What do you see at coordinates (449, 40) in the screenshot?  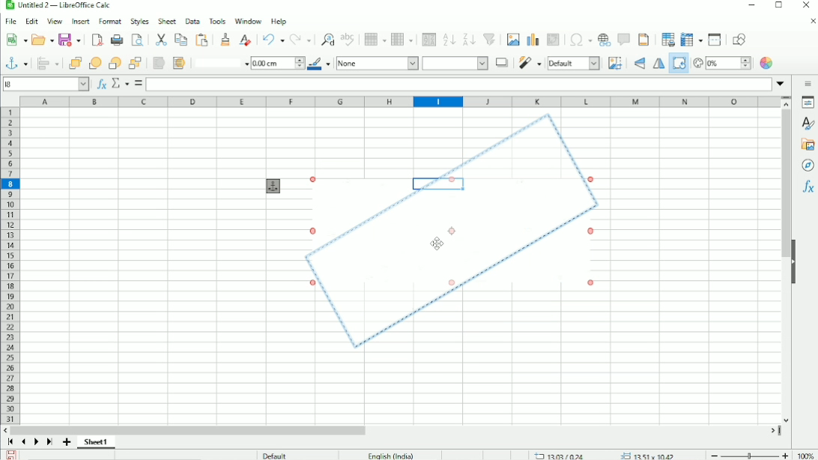 I see `Sort ascending` at bounding box center [449, 40].